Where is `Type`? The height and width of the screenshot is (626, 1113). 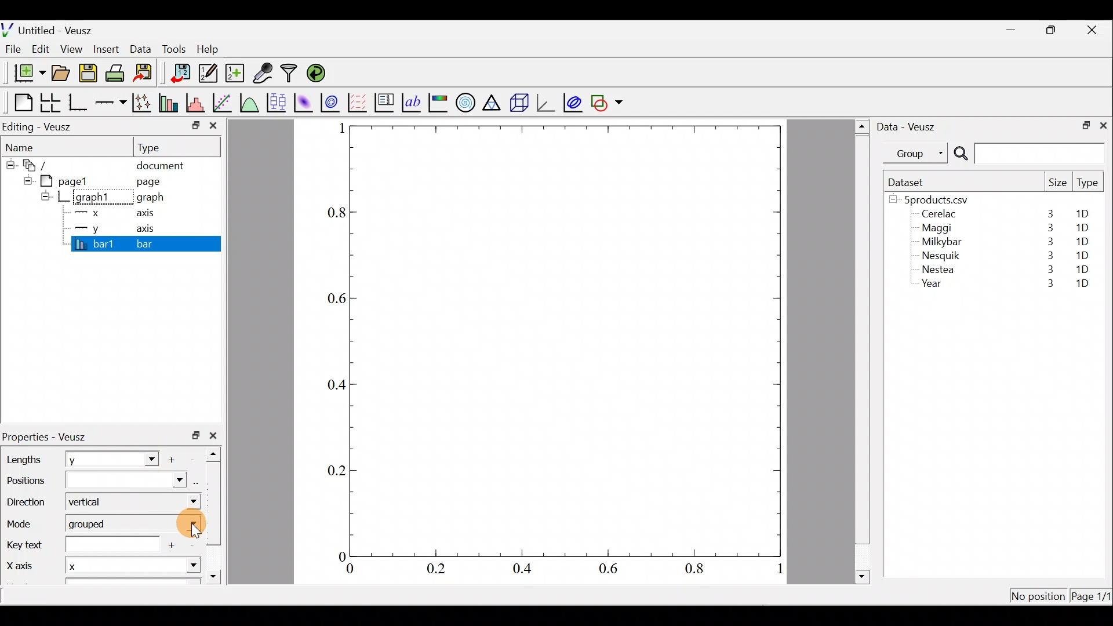
Type is located at coordinates (159, 147).